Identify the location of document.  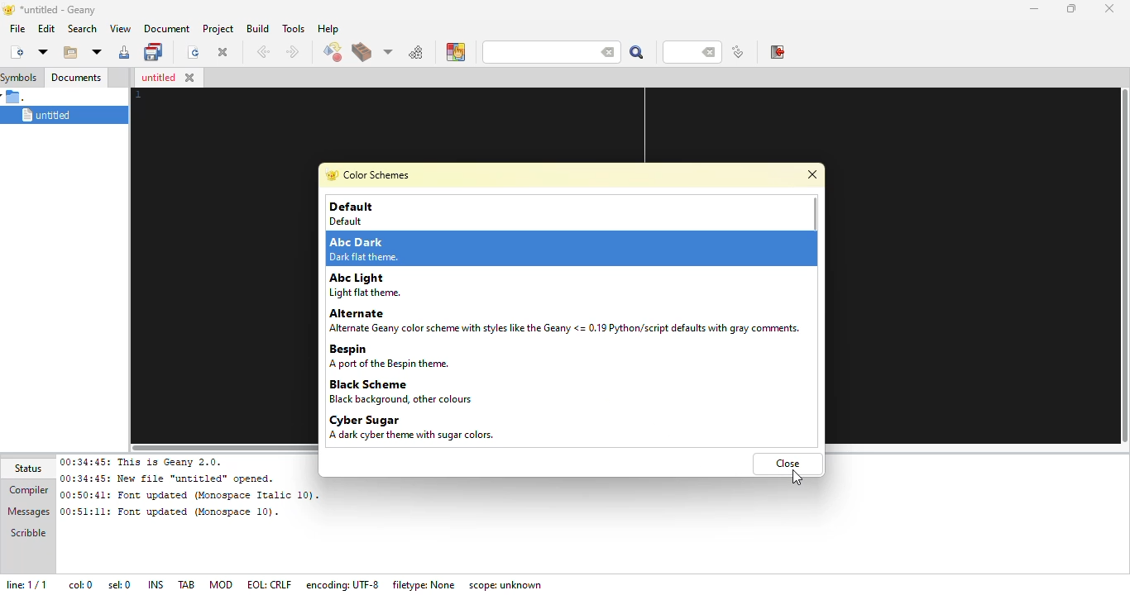
(165, 29).